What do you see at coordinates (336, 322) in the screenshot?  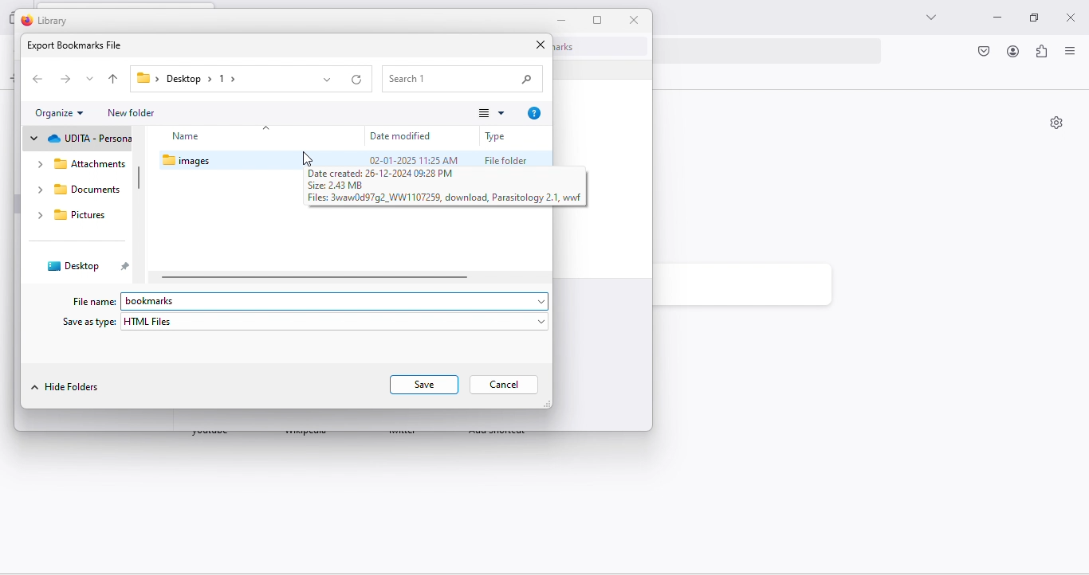 I see `html files` at bounding box center [336, 322].